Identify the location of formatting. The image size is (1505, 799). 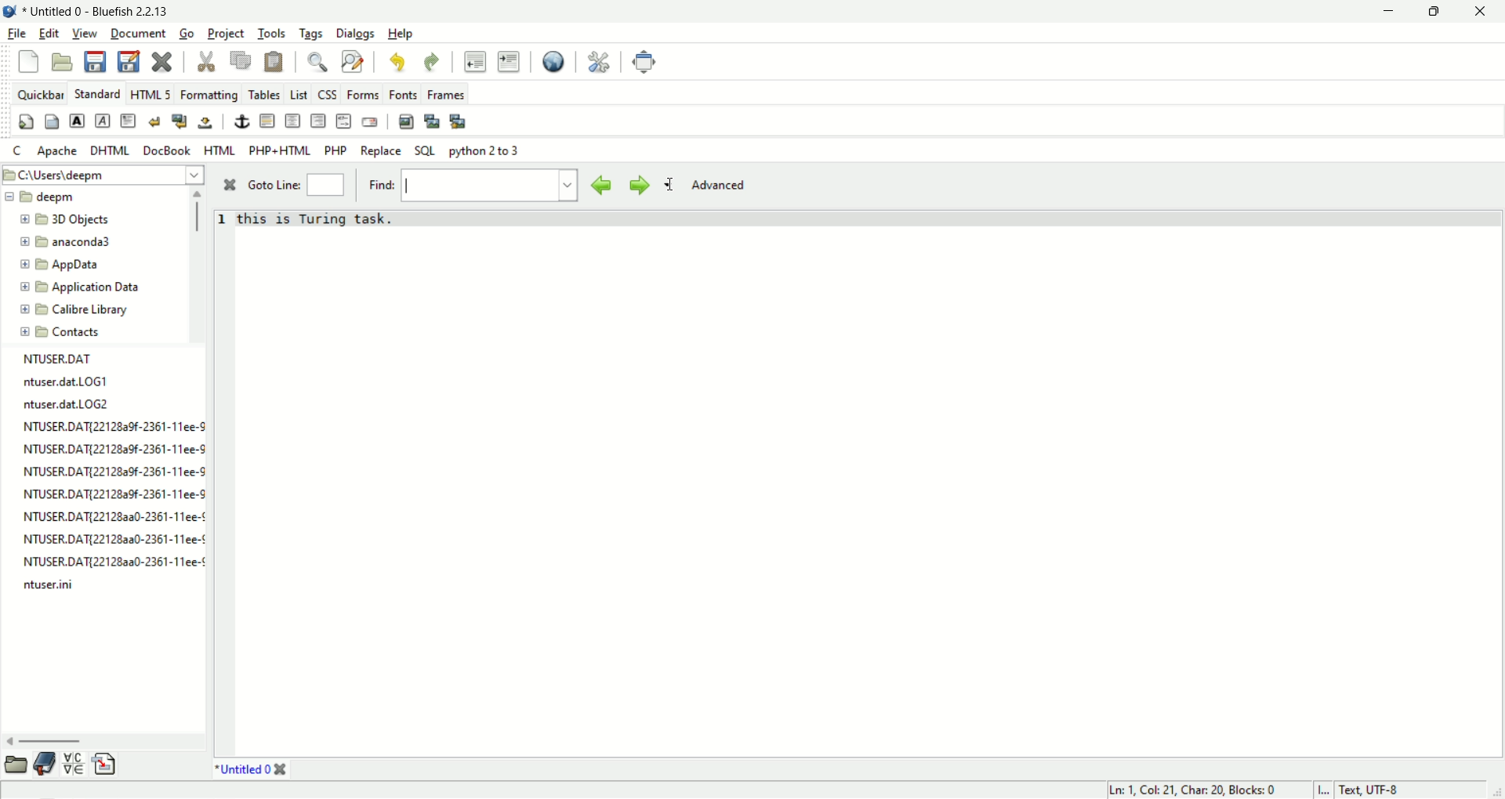
(211, 96).